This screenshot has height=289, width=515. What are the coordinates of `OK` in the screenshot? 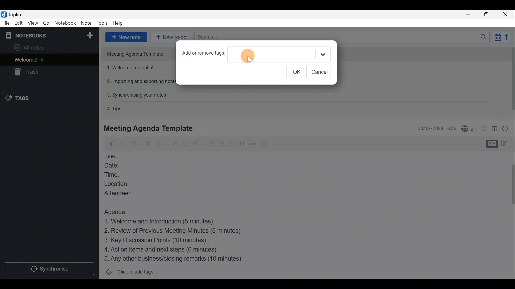 It's located at (295, 73).